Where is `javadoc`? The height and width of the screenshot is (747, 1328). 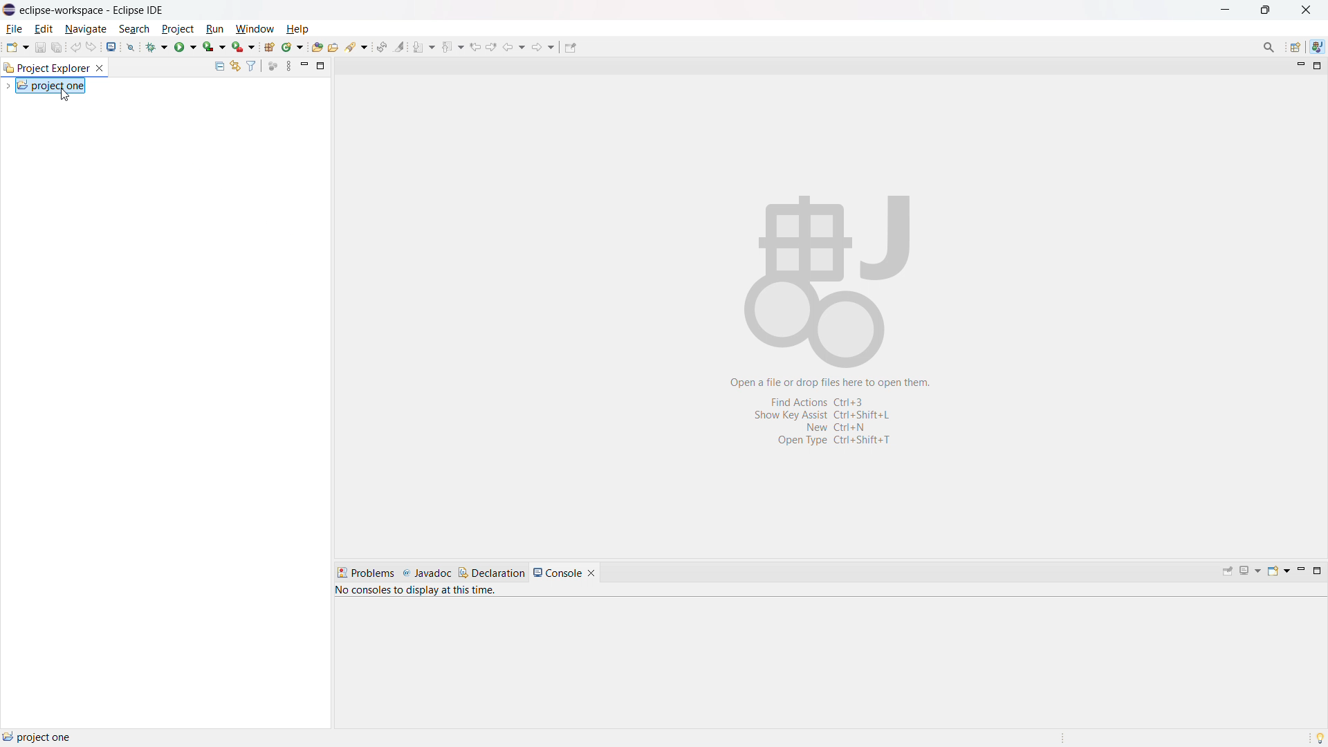 javadoc is located at coordinates (427, 573).